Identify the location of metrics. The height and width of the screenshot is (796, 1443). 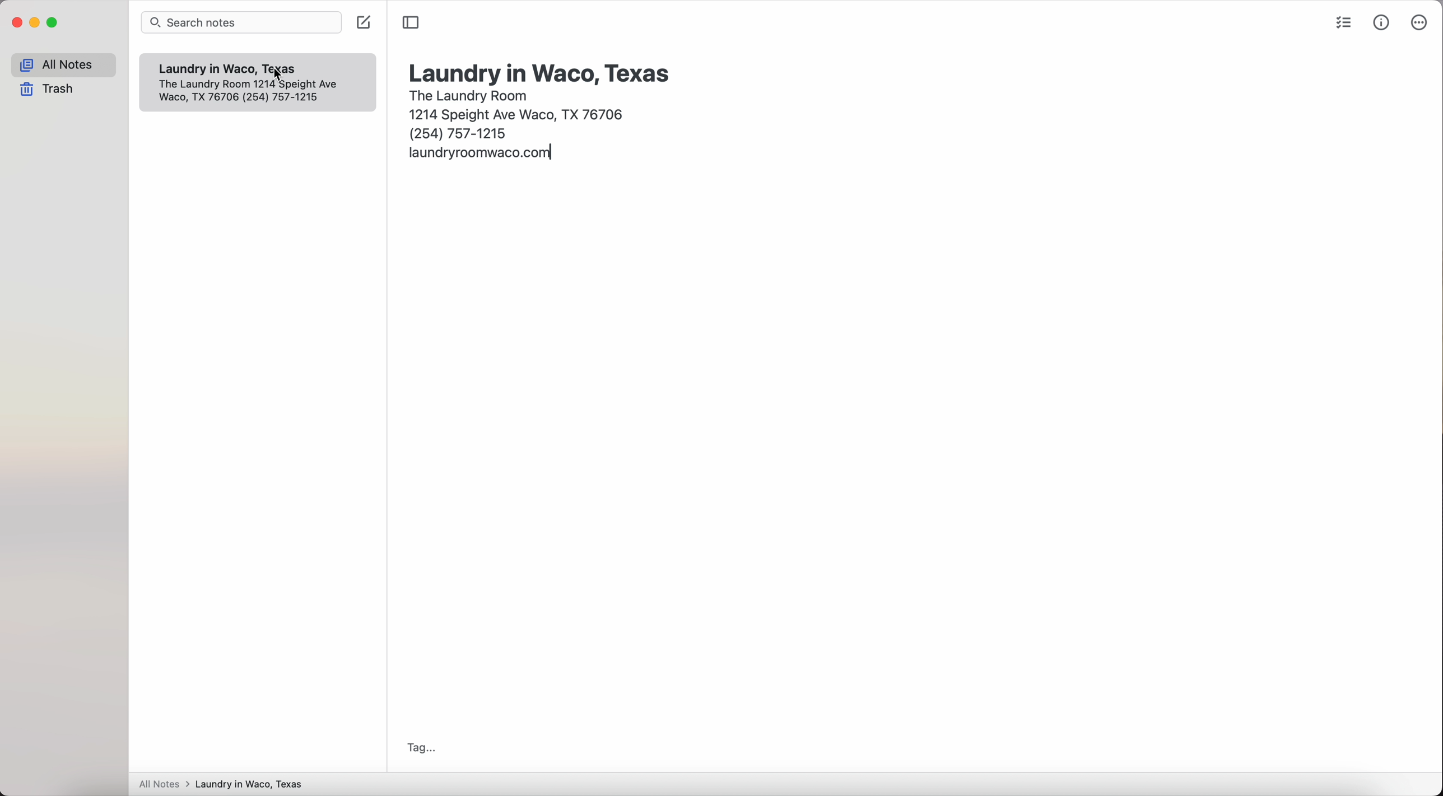
(1383, 22).